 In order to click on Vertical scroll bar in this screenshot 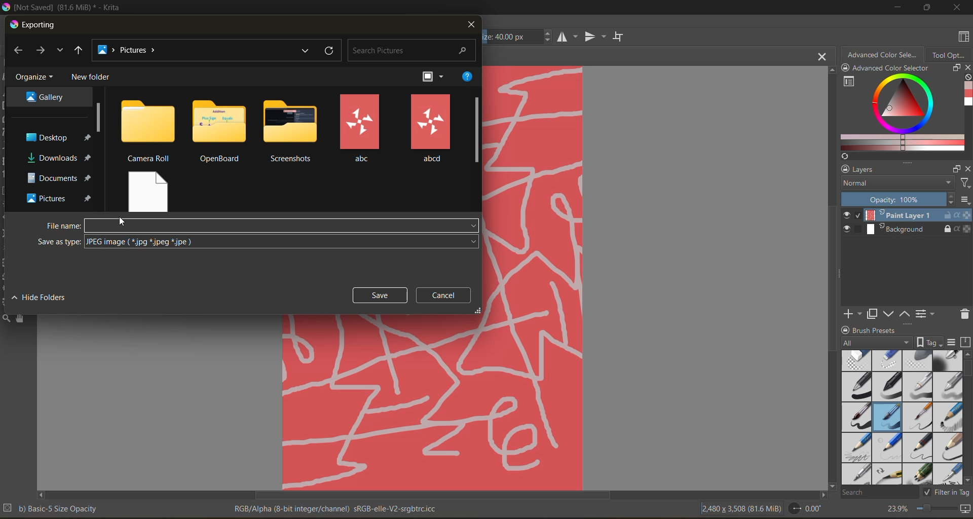, I will do `click(830, 277)`.